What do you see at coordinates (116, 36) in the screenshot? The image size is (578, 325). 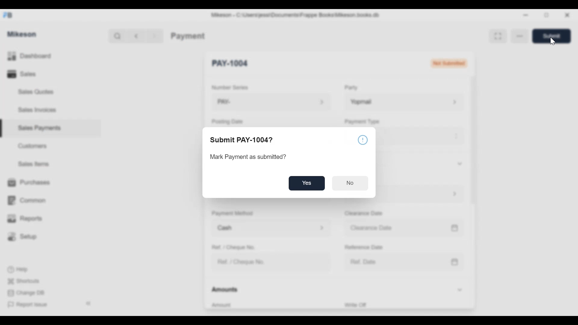 I see `Search` at bounding box center [116, 36].